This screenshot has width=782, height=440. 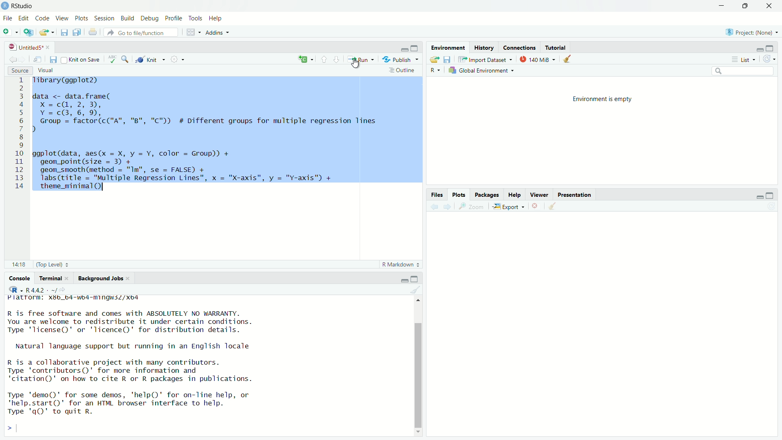 What do you see at coordinates (363, 59) in the screenshot?
I see `Run +` at bounding box center [363, 59].